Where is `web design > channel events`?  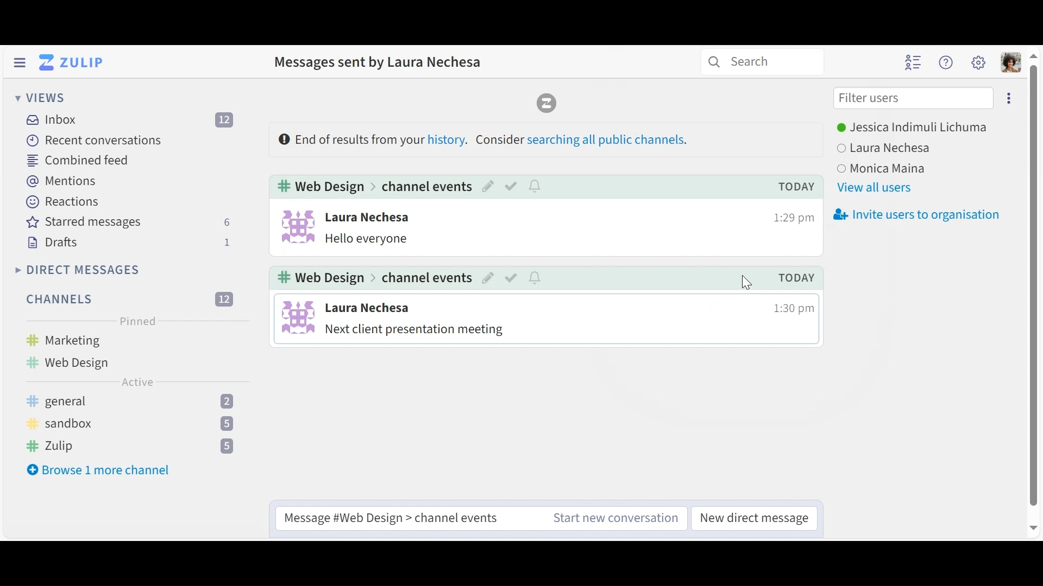 web design > channel events is located at coordinates (372, 278).